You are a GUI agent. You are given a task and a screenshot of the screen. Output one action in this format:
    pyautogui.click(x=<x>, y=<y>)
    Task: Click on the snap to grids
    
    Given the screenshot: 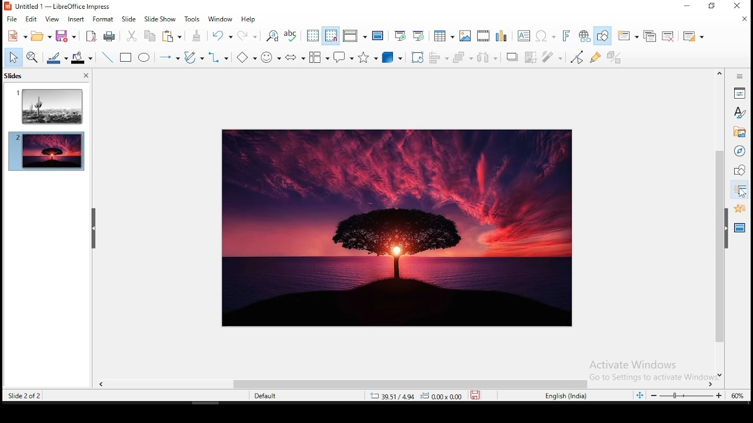 What is the action you would take?
    pyautogui.click(x=331, y=36)
    